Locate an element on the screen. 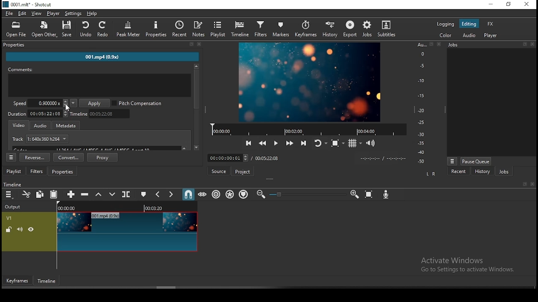  scroll bar is located at coordinates (166, 287).